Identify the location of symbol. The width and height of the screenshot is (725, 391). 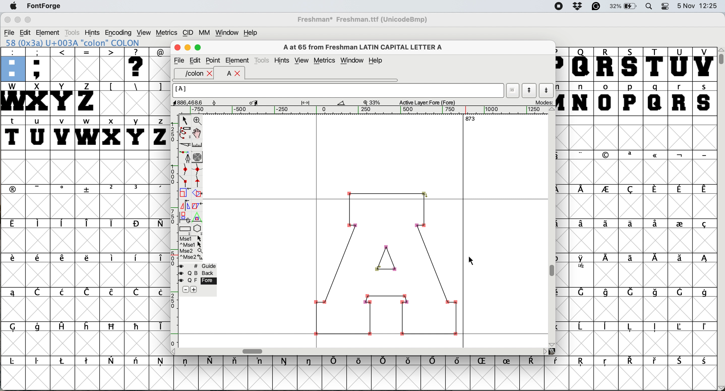
(212, 360).